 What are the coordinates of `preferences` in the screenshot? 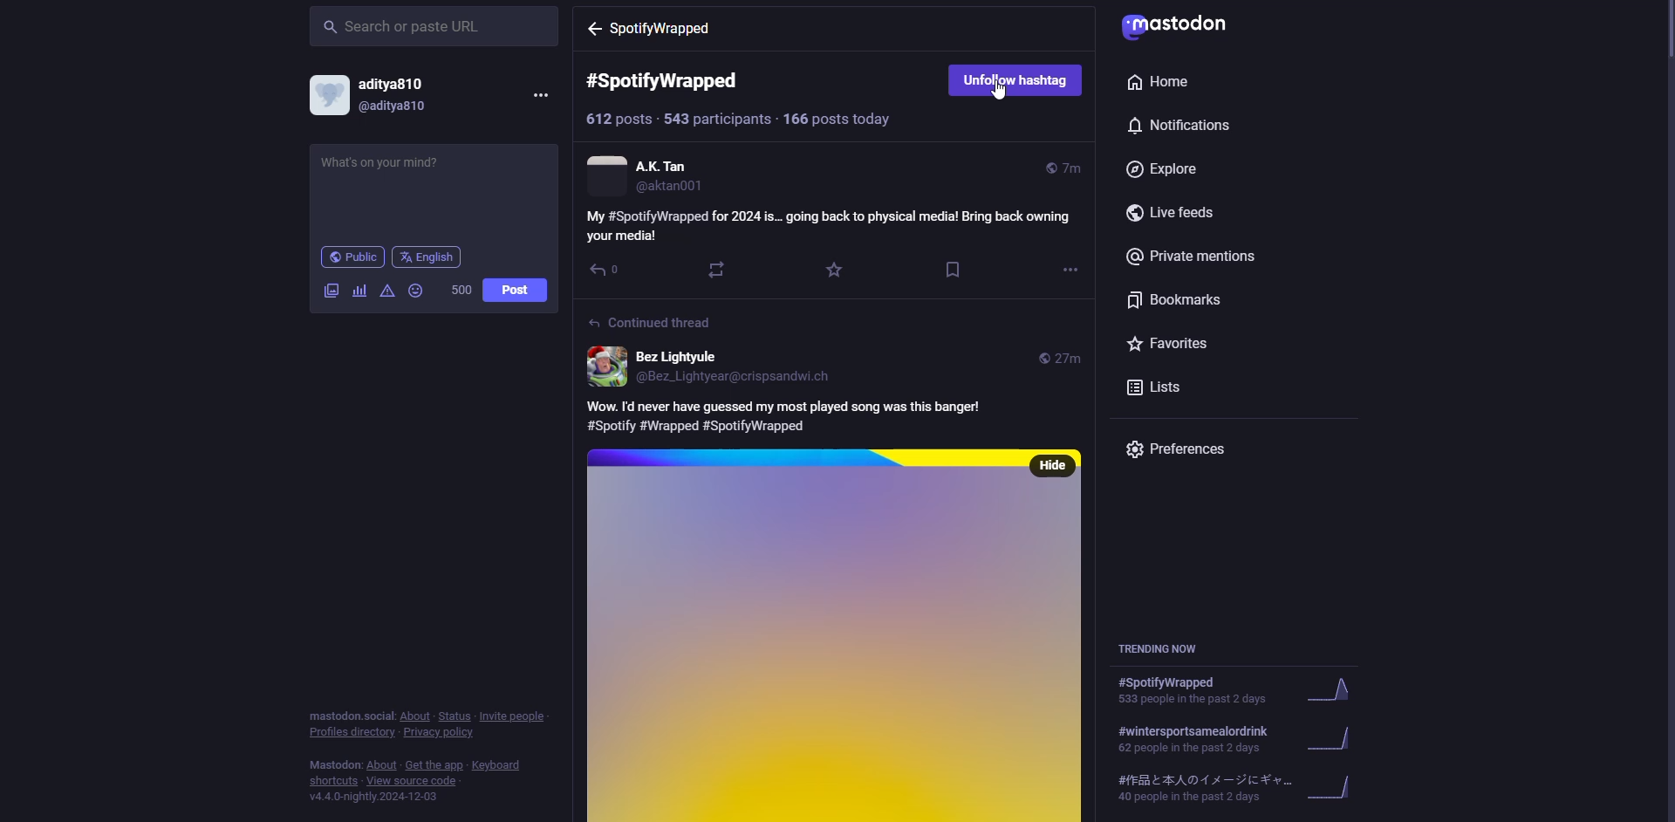 It's located at (1184, 449).